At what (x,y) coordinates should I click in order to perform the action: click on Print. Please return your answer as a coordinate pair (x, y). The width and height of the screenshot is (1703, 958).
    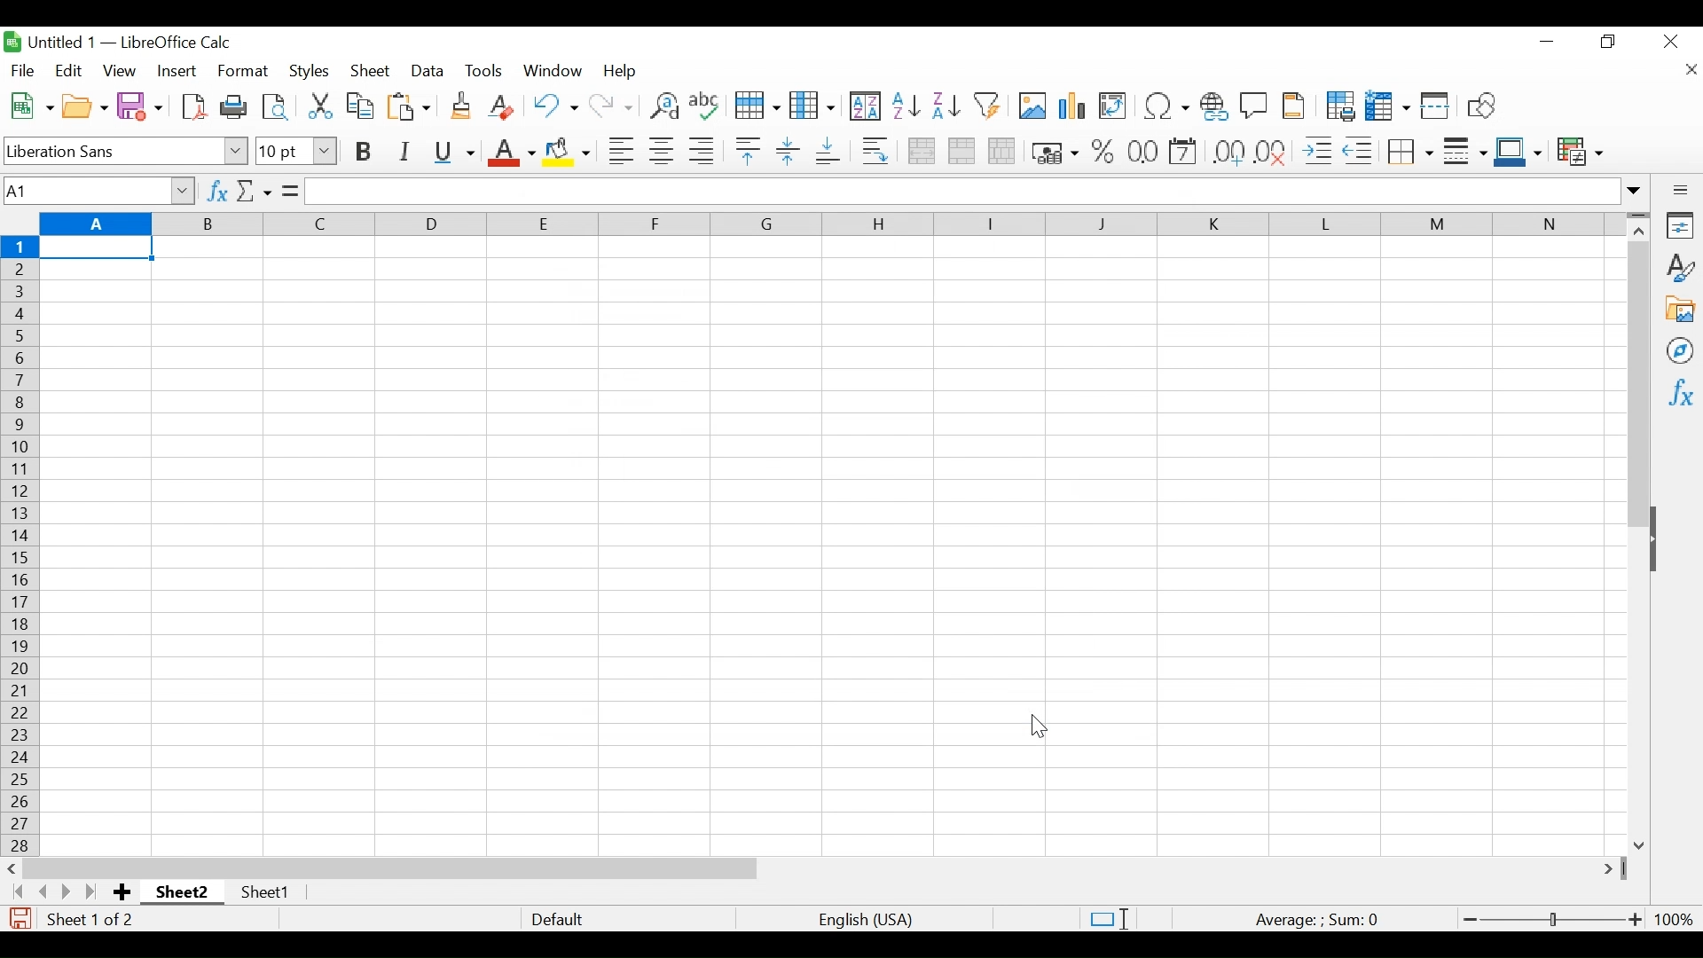
    Looking at the image, I should click on (233, 105).